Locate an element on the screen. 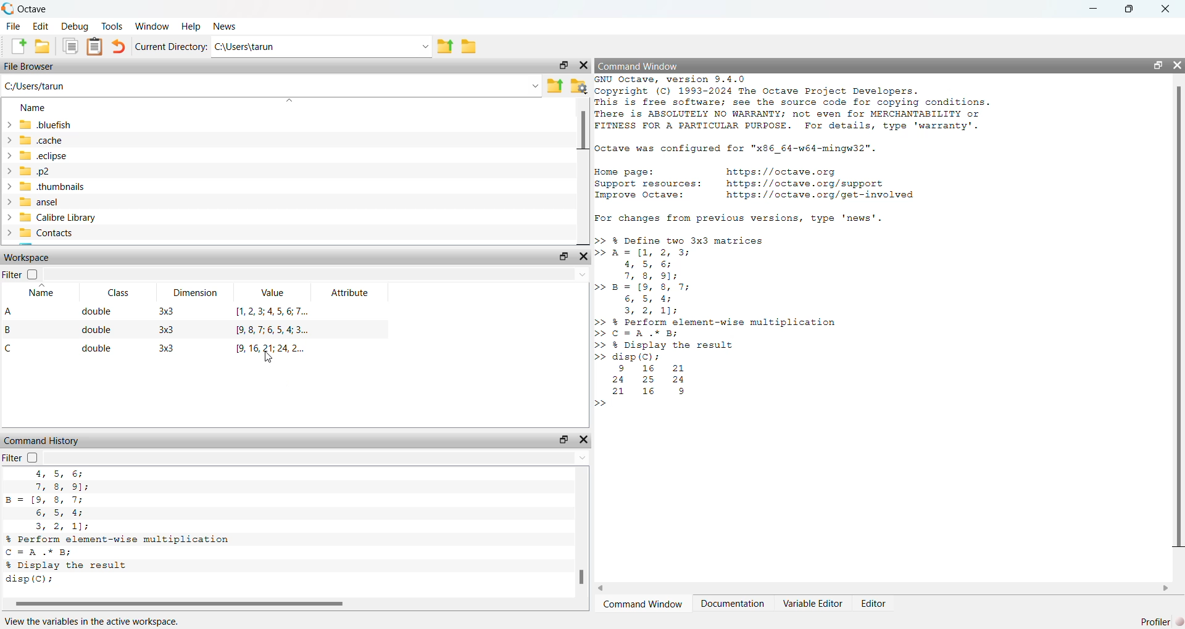 The height and width of the screenshot is (629, 1185). Current Directory: is located at coordinates (172, 47).